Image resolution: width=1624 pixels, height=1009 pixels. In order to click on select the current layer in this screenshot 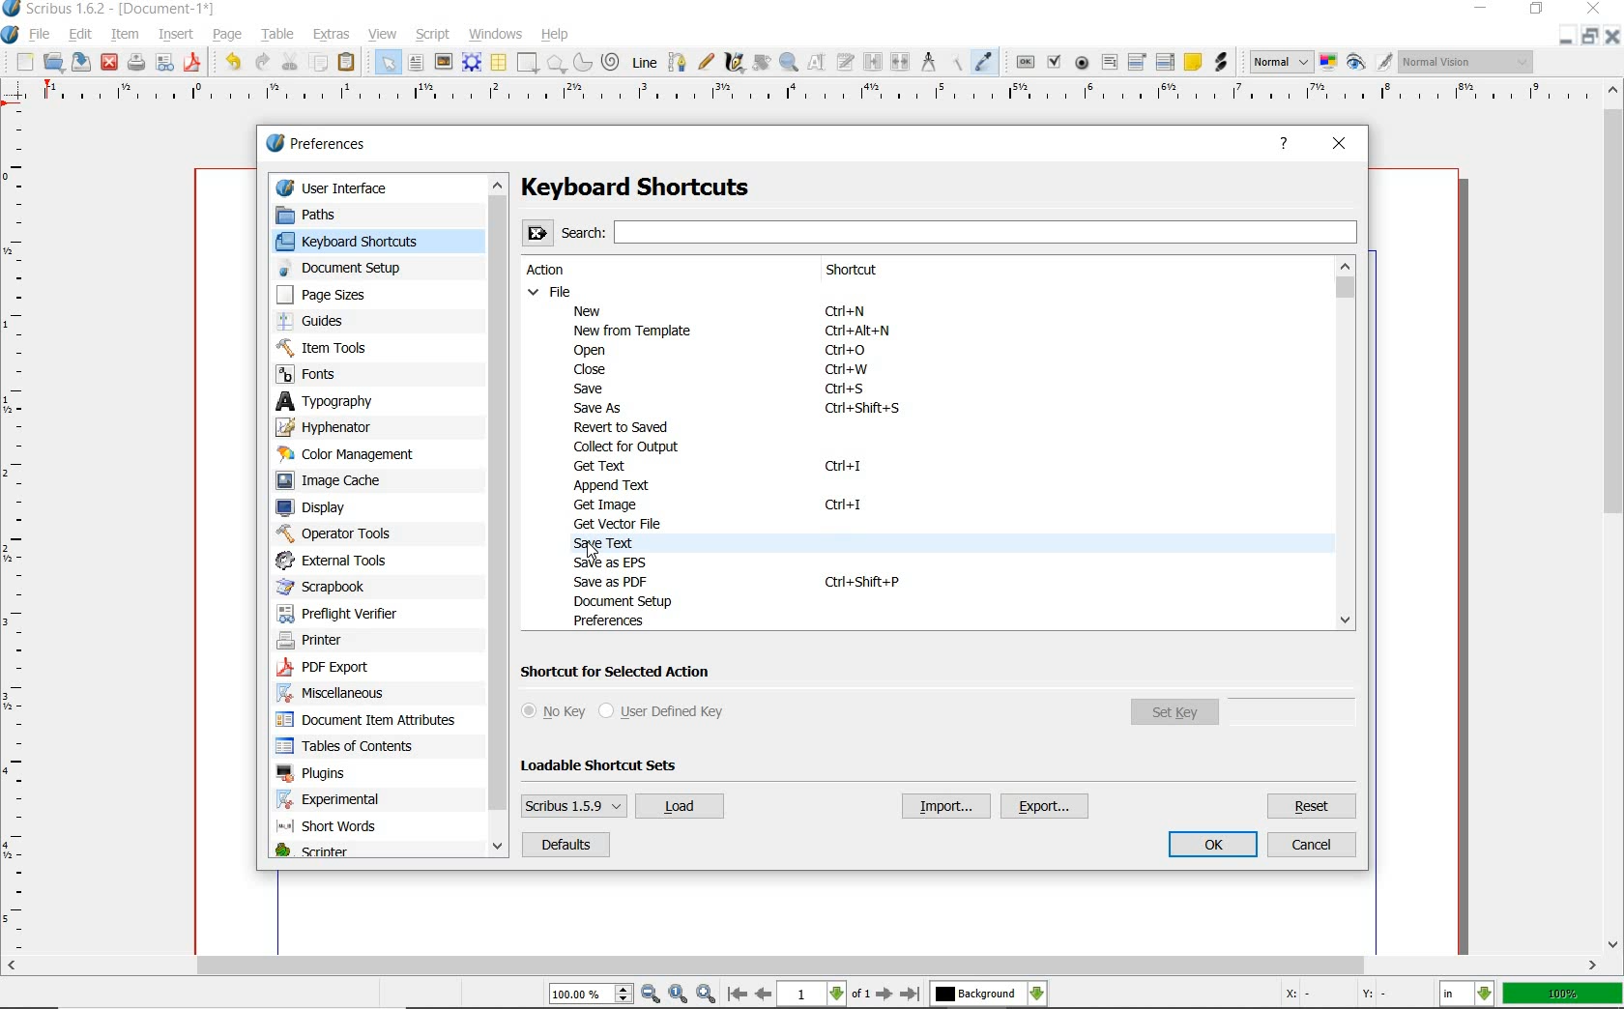, I will do `click(988, 995)`.